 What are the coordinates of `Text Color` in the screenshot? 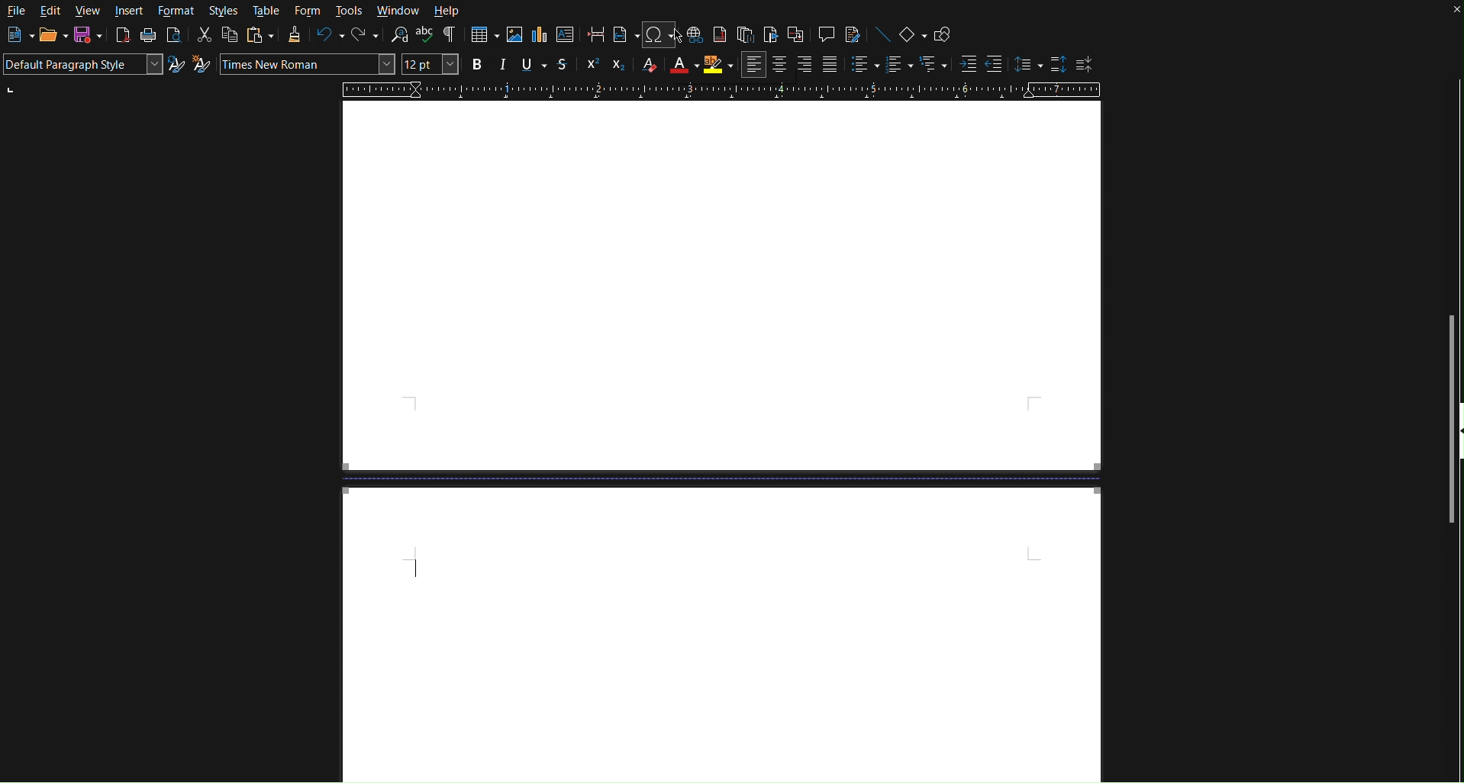 It's located at (679, 66).